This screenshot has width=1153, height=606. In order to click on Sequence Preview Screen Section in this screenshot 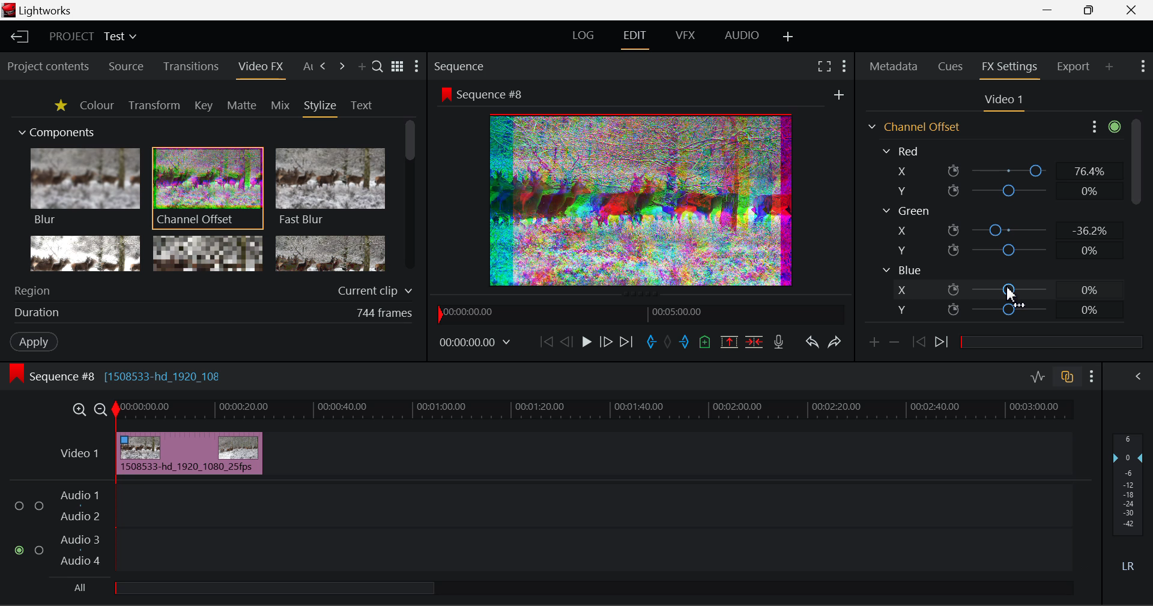, I will do `click(642, 93)`.